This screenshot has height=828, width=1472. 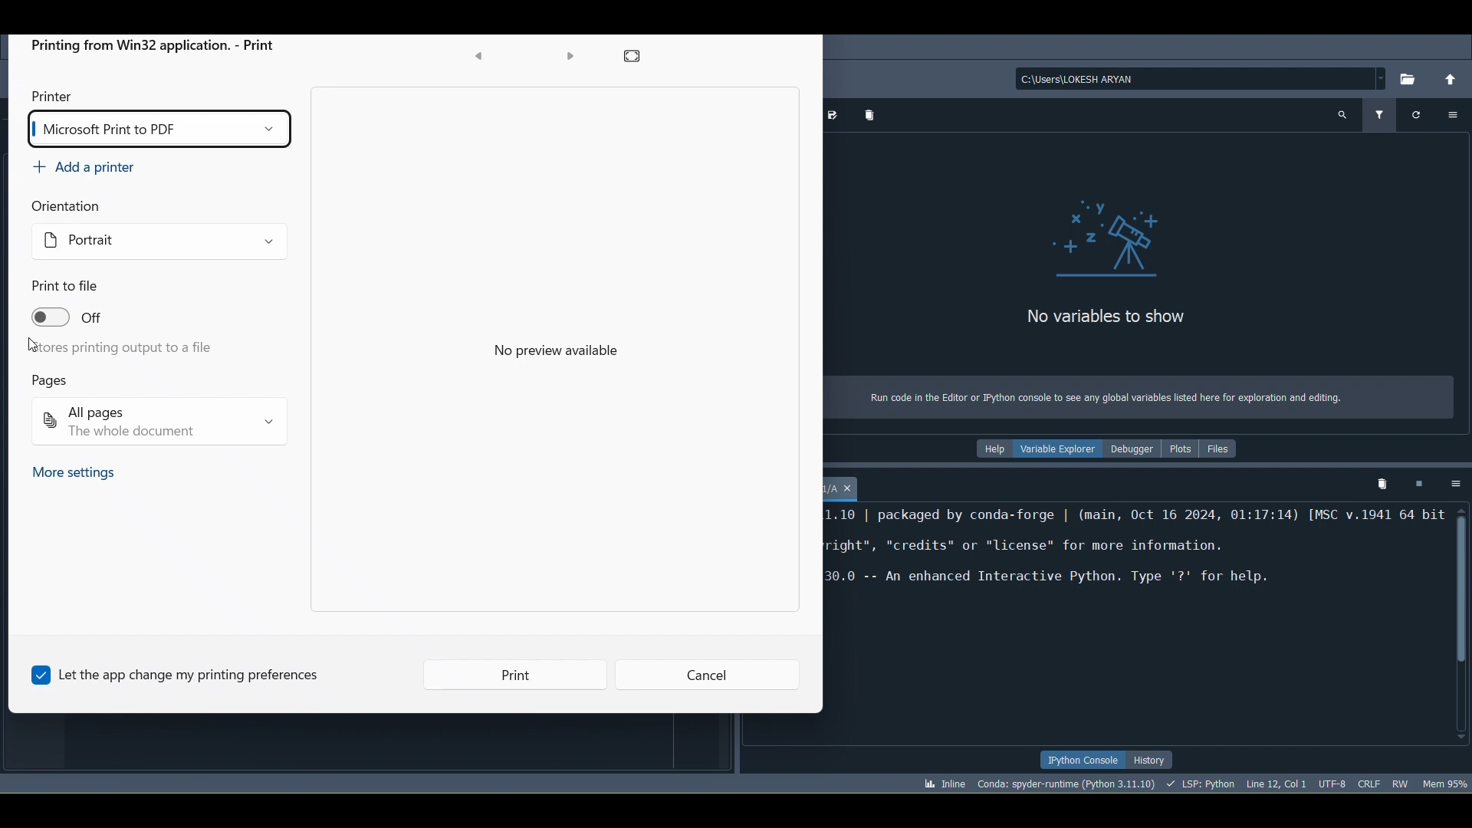 I want to click on No variables to show, so click(x=1138, y=320).